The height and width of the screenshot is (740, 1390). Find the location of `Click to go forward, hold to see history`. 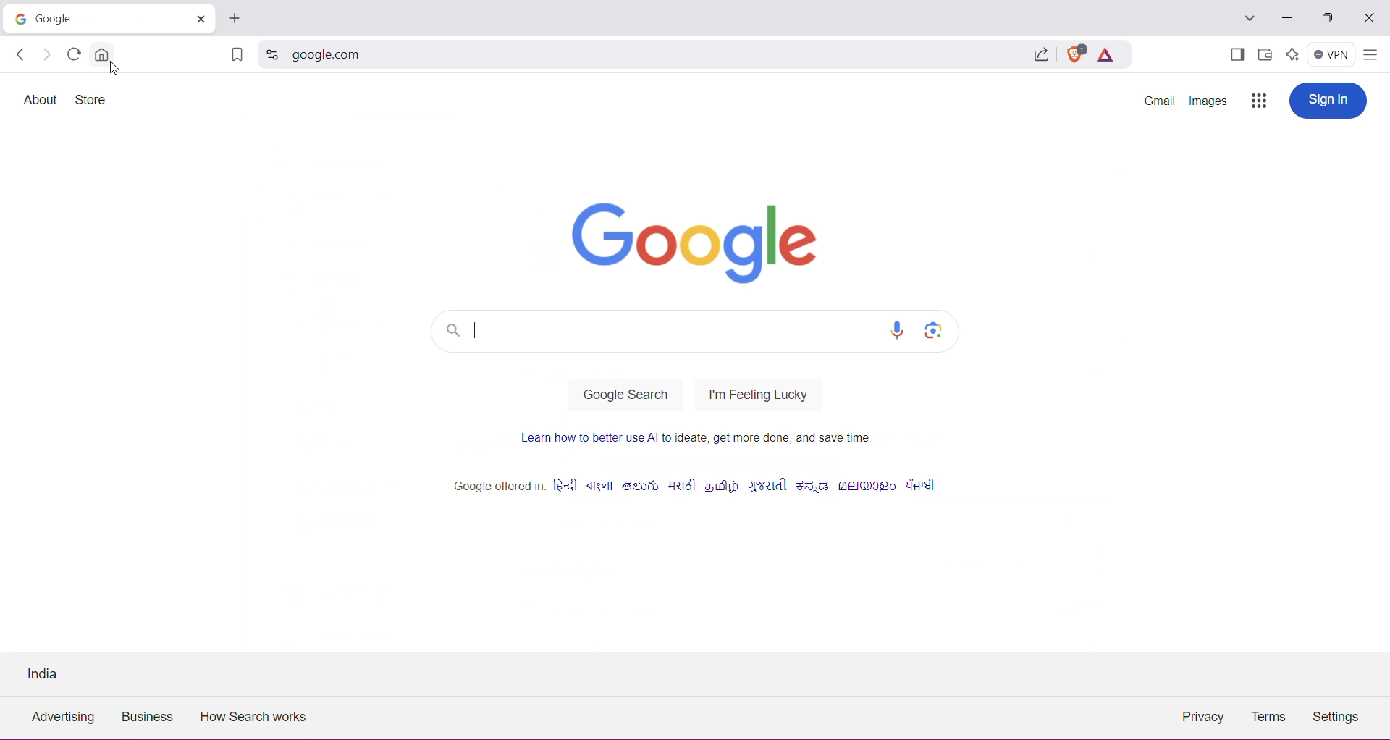

Click to go forward, hold to see history is located at coordinates (47, 55).